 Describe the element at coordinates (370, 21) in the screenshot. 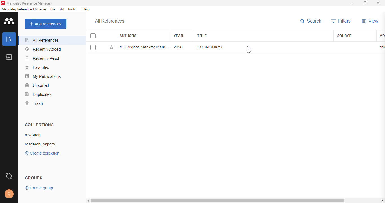

I see `view` at that location.